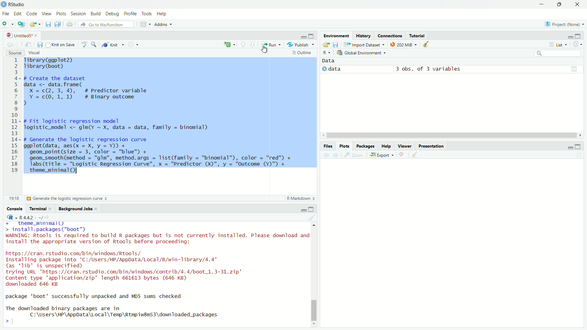 Image resolution: width=587 pixels, height=330 pixels. What do you see at coordinates (541, 4) in the screenshot?
I see `minimize` at bounding box center [541, 4].